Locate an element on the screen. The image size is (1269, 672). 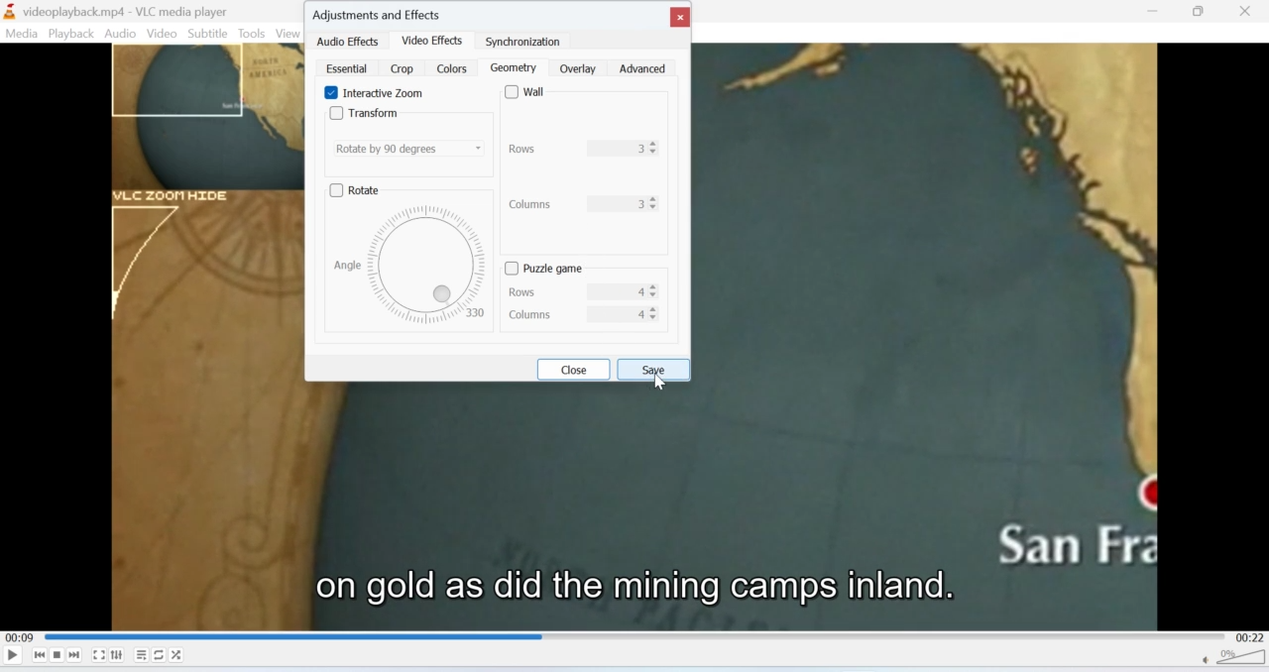
Play/Pause is located at coordinates (13, 654).